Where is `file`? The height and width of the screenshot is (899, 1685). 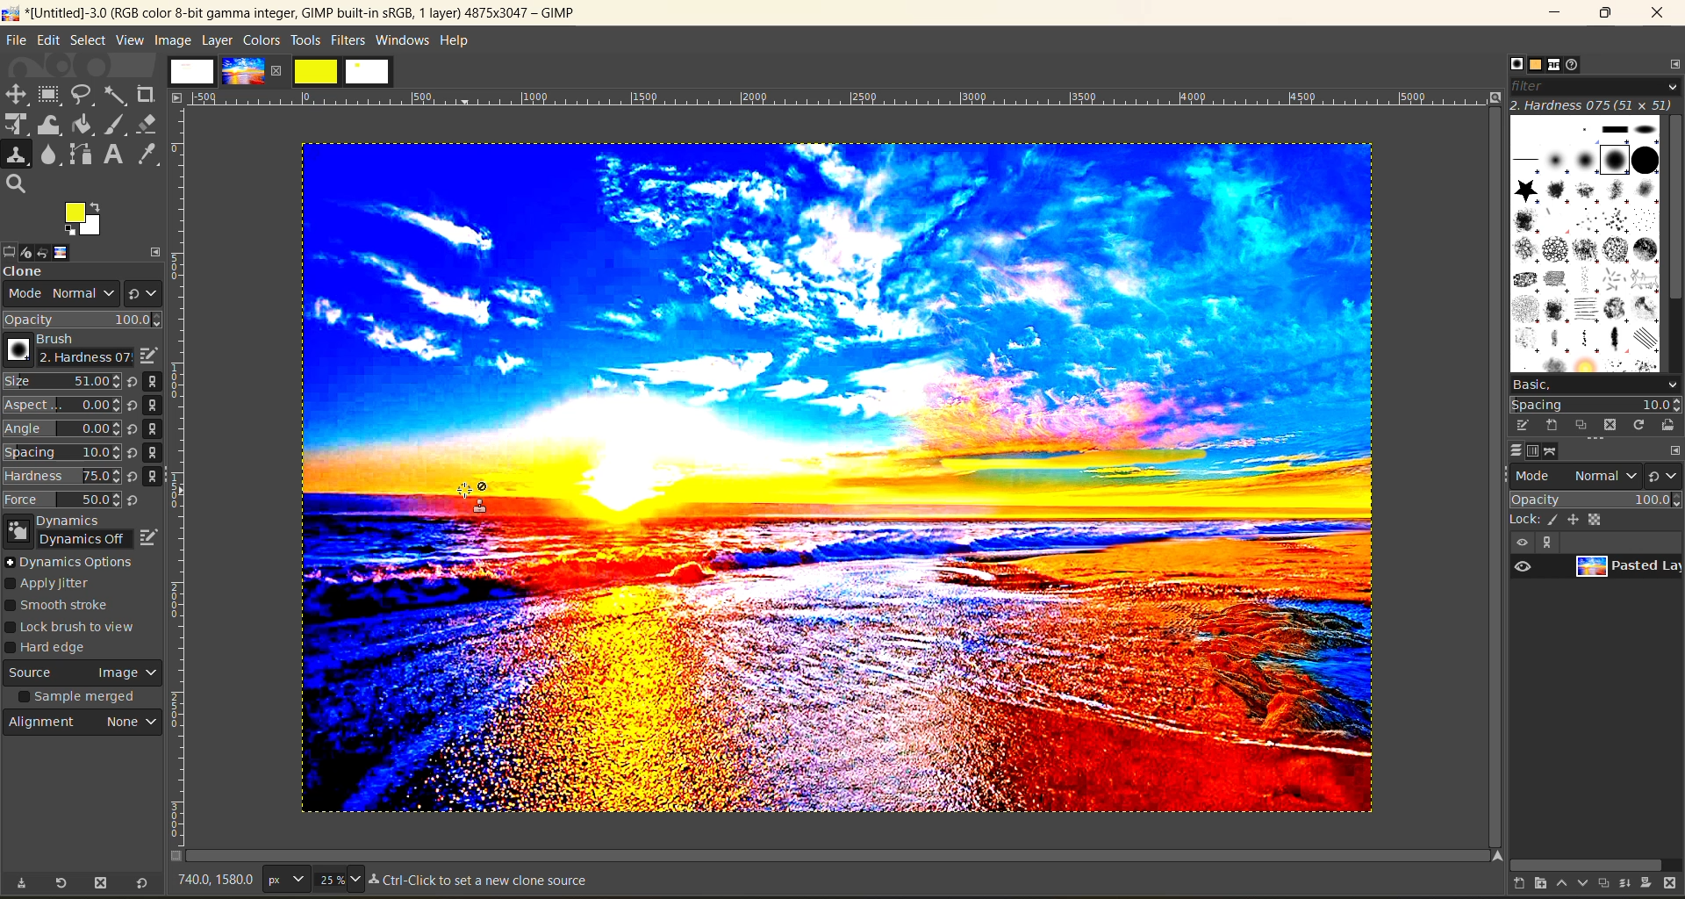
file is located at coordinates (17, 40).